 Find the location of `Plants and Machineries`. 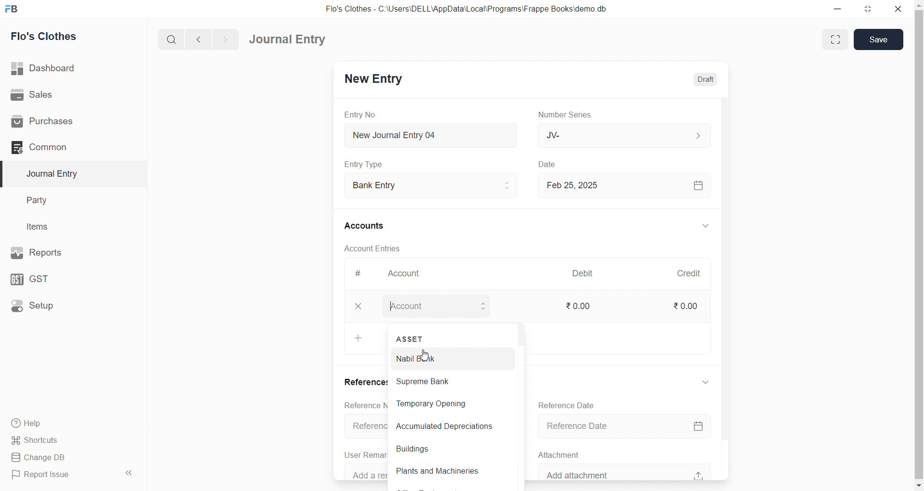

Plants and Machineries is located at coordinates (444, 471).